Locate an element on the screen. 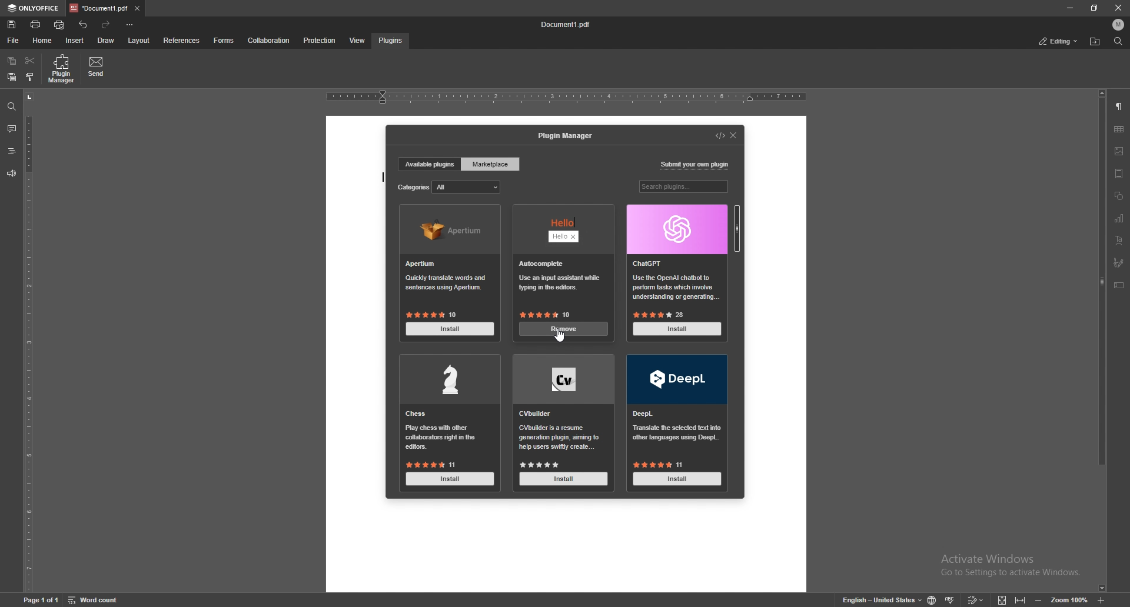 This screenshot has height=607, width=1130. paste is located at coordinates (12, 78).